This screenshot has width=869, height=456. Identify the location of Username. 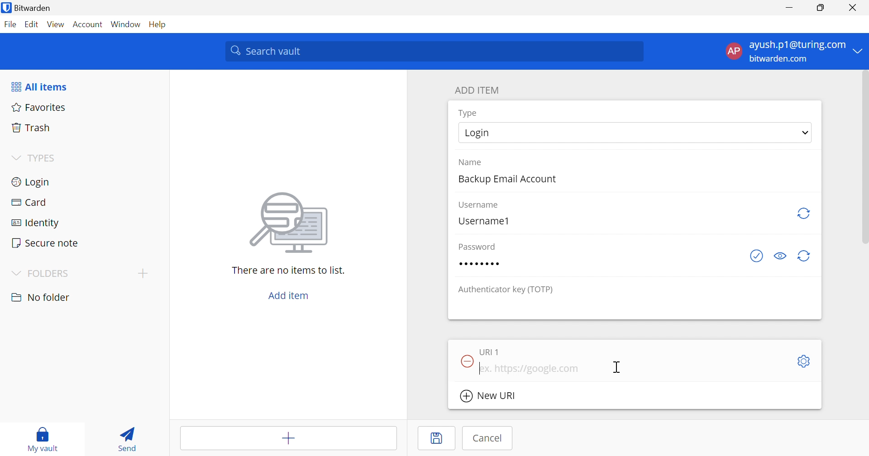
(480, 205).